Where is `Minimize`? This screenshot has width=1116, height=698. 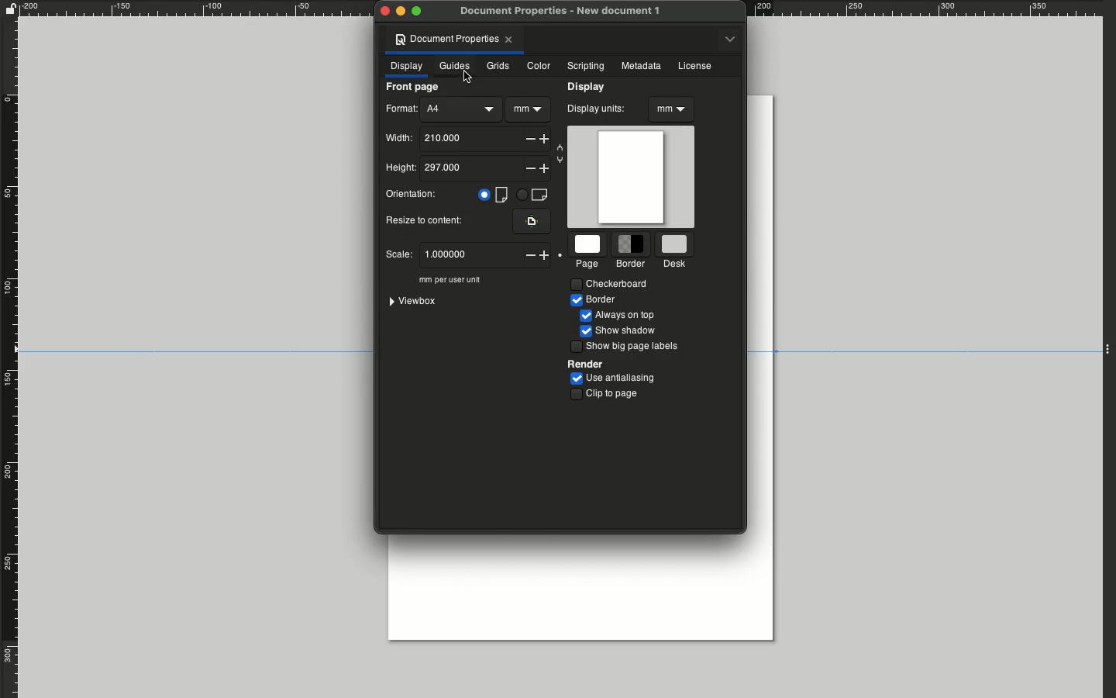 Minimize is located at coordinates (401, 12).